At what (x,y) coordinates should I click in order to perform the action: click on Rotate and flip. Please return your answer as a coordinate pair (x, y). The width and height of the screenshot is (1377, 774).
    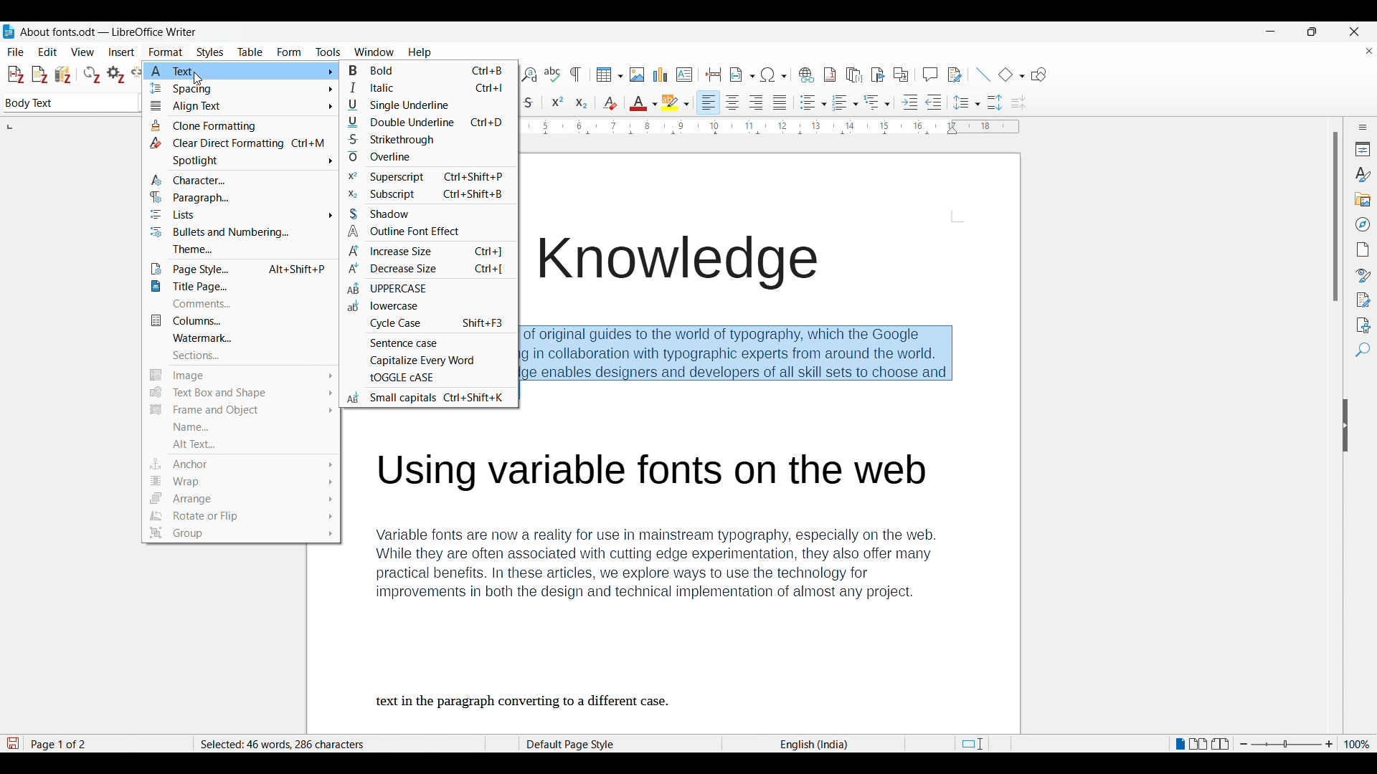
    Looking at the image, I should click on (241, 517).